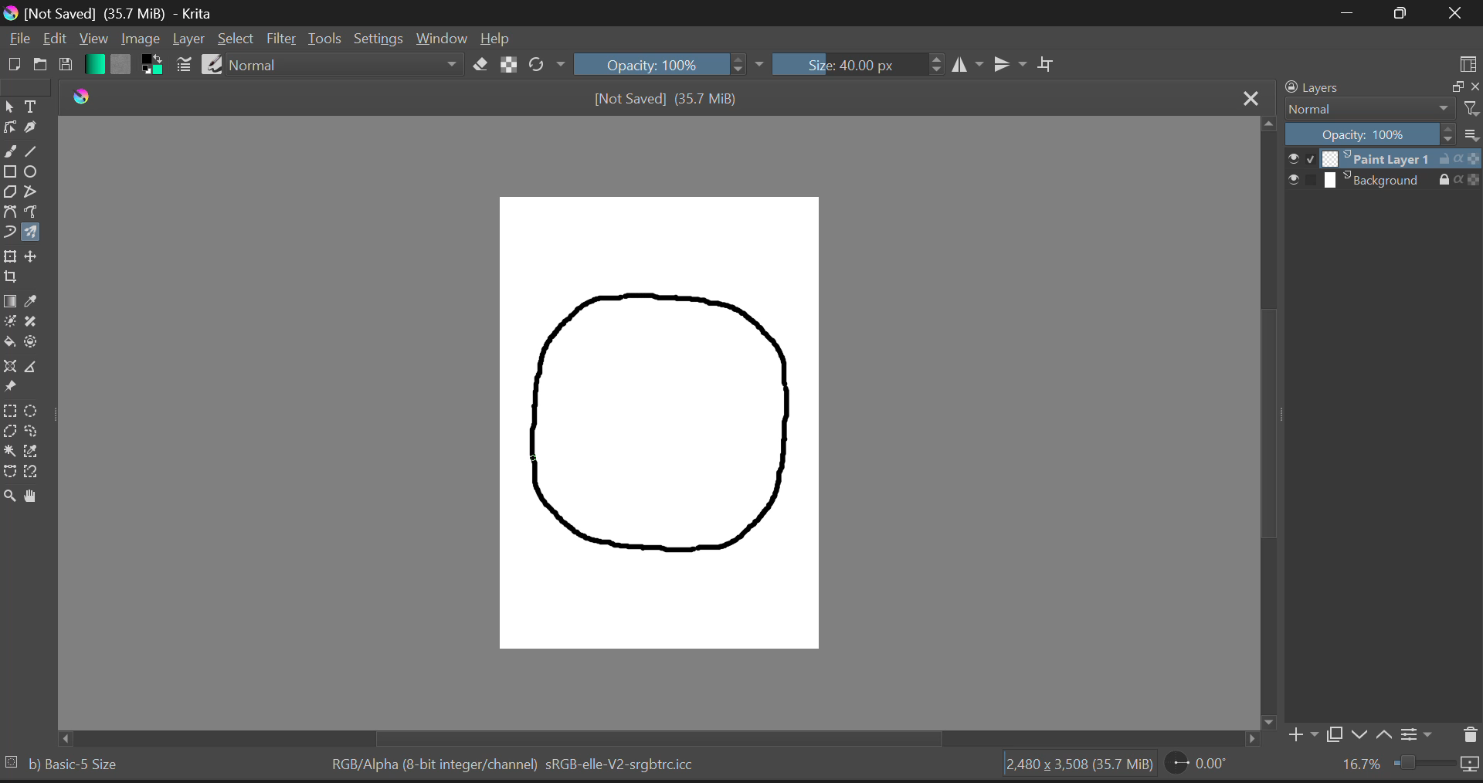 This screenshot has height=783, width=1483. Describe the element at coordinates (36, 321) in the screenshot. I see `Smart Patch Tool` at that location.